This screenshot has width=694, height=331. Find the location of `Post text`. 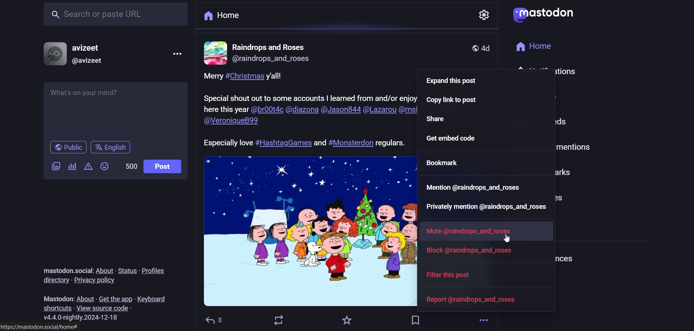

Post text is located at coordinates (302, 141).